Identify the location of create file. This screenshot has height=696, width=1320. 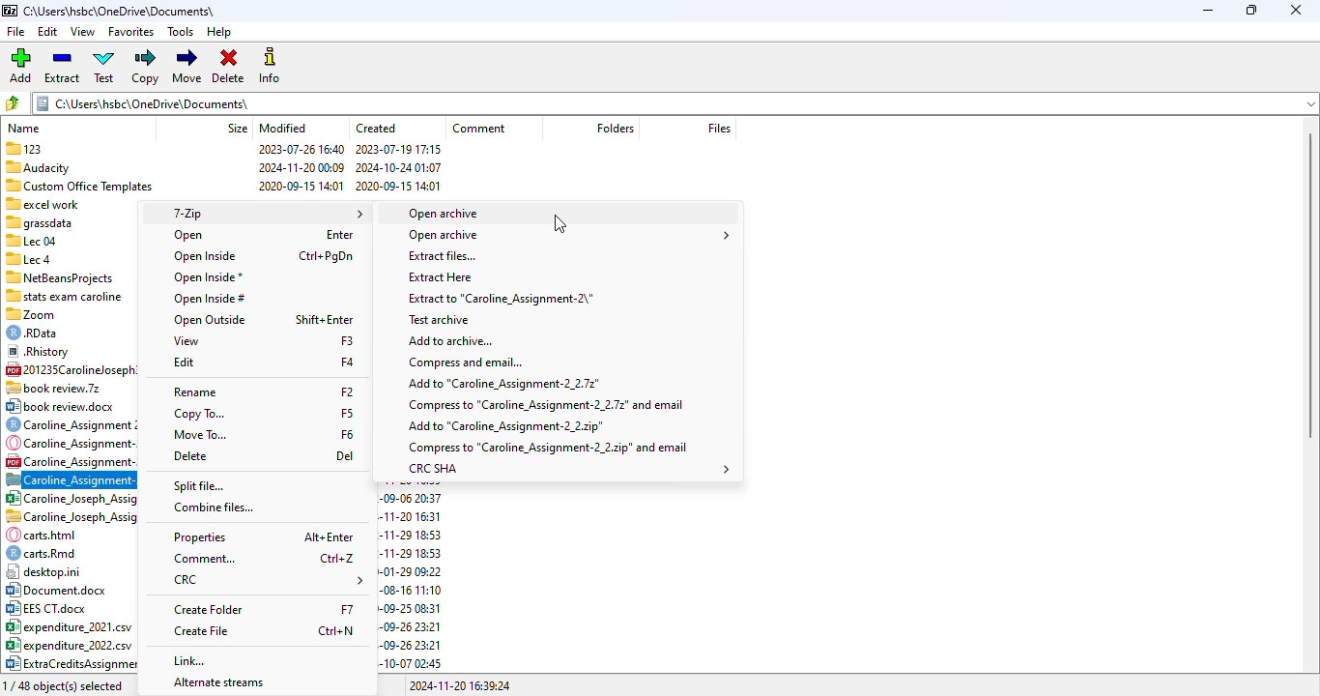
(202, 630).